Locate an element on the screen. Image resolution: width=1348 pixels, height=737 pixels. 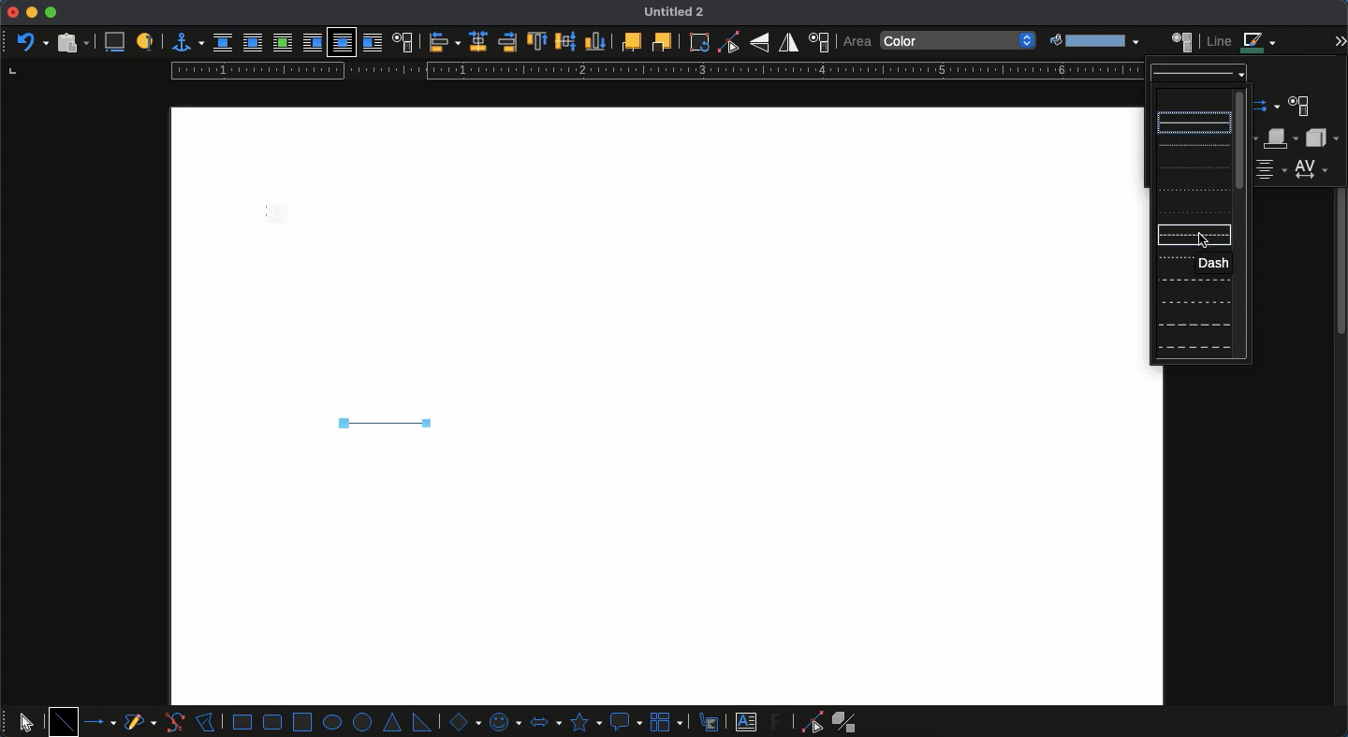
continuous is located at coordinates (1195, 122).